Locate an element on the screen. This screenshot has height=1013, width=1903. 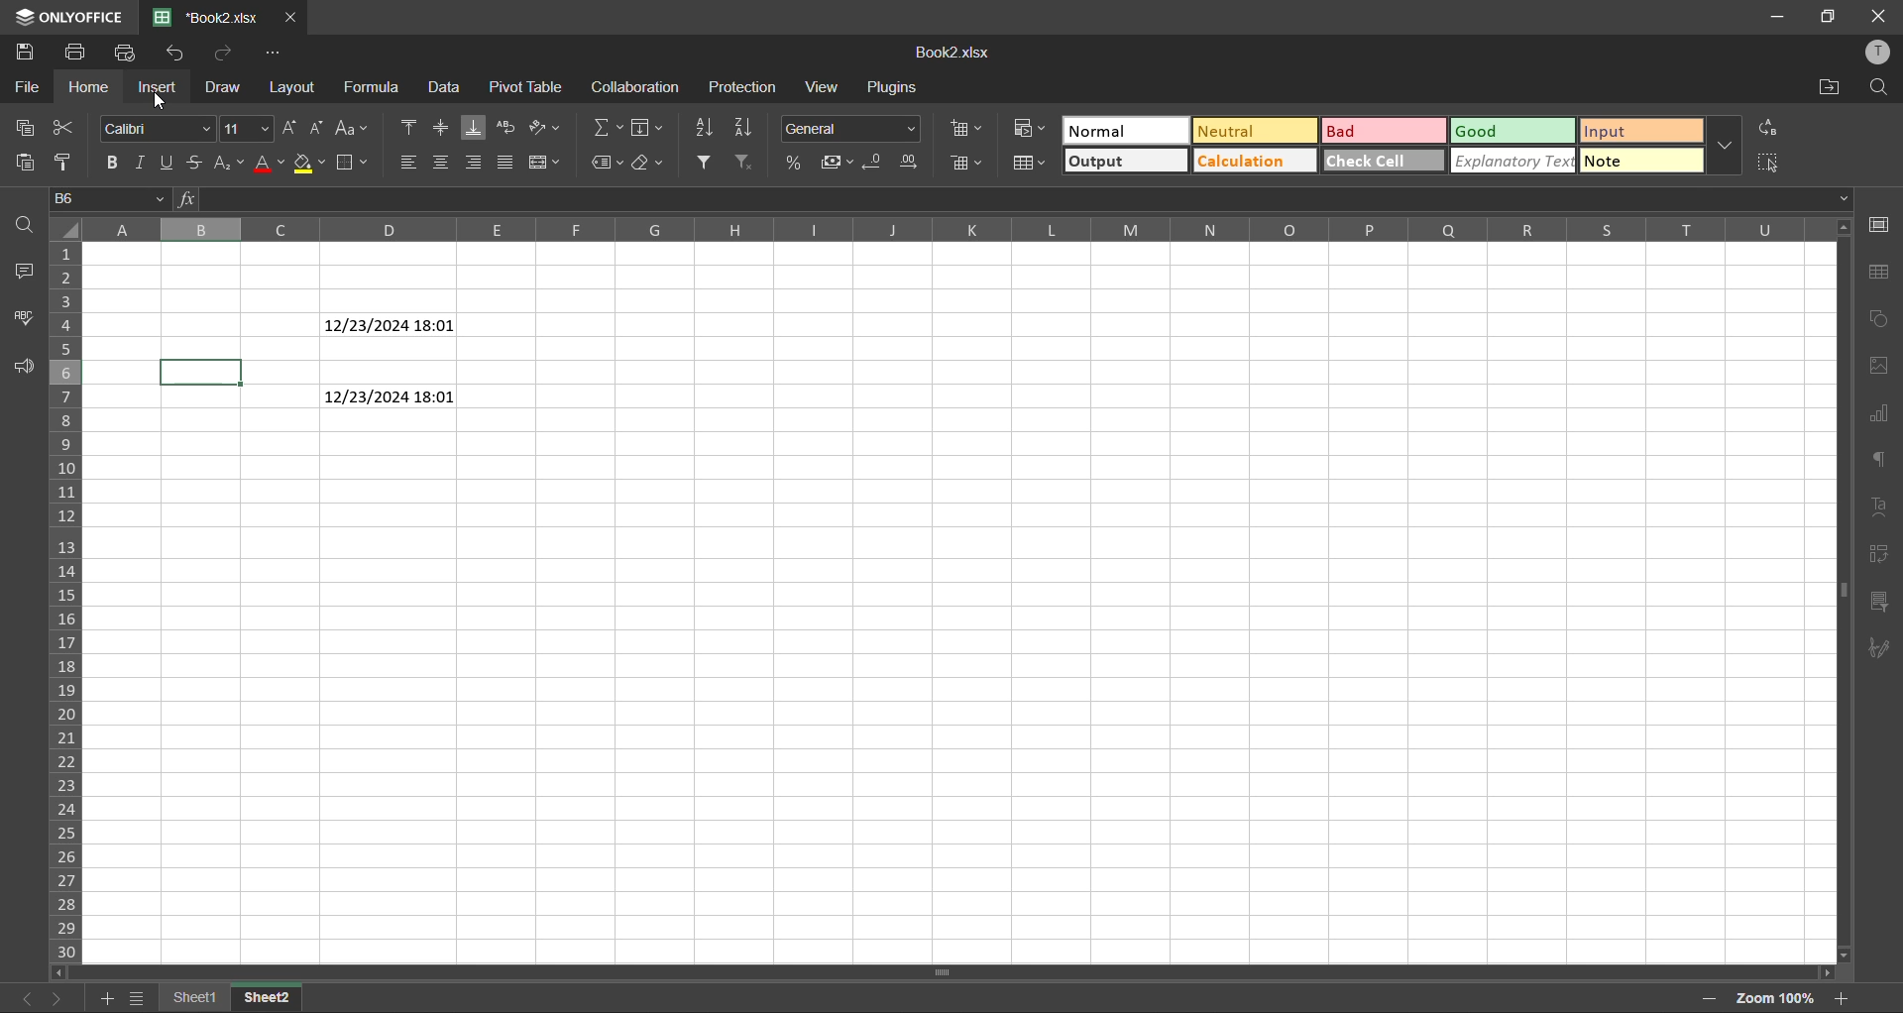
clear filter is located at coordinates (743, 163).